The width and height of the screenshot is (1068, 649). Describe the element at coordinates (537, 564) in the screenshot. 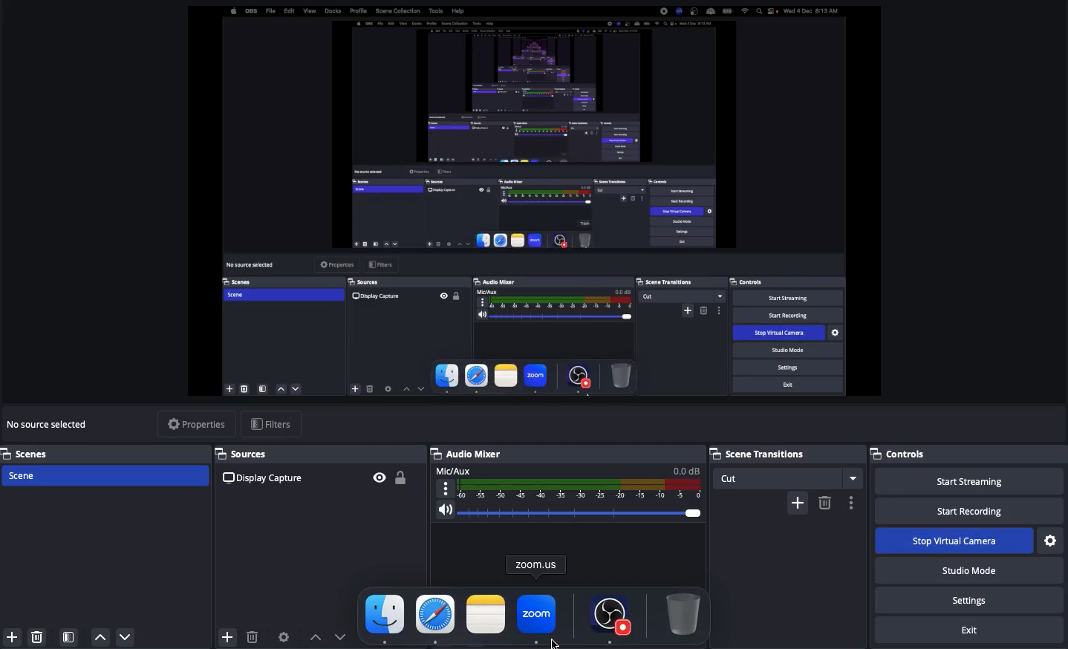

I see `Zoom us` at that location.